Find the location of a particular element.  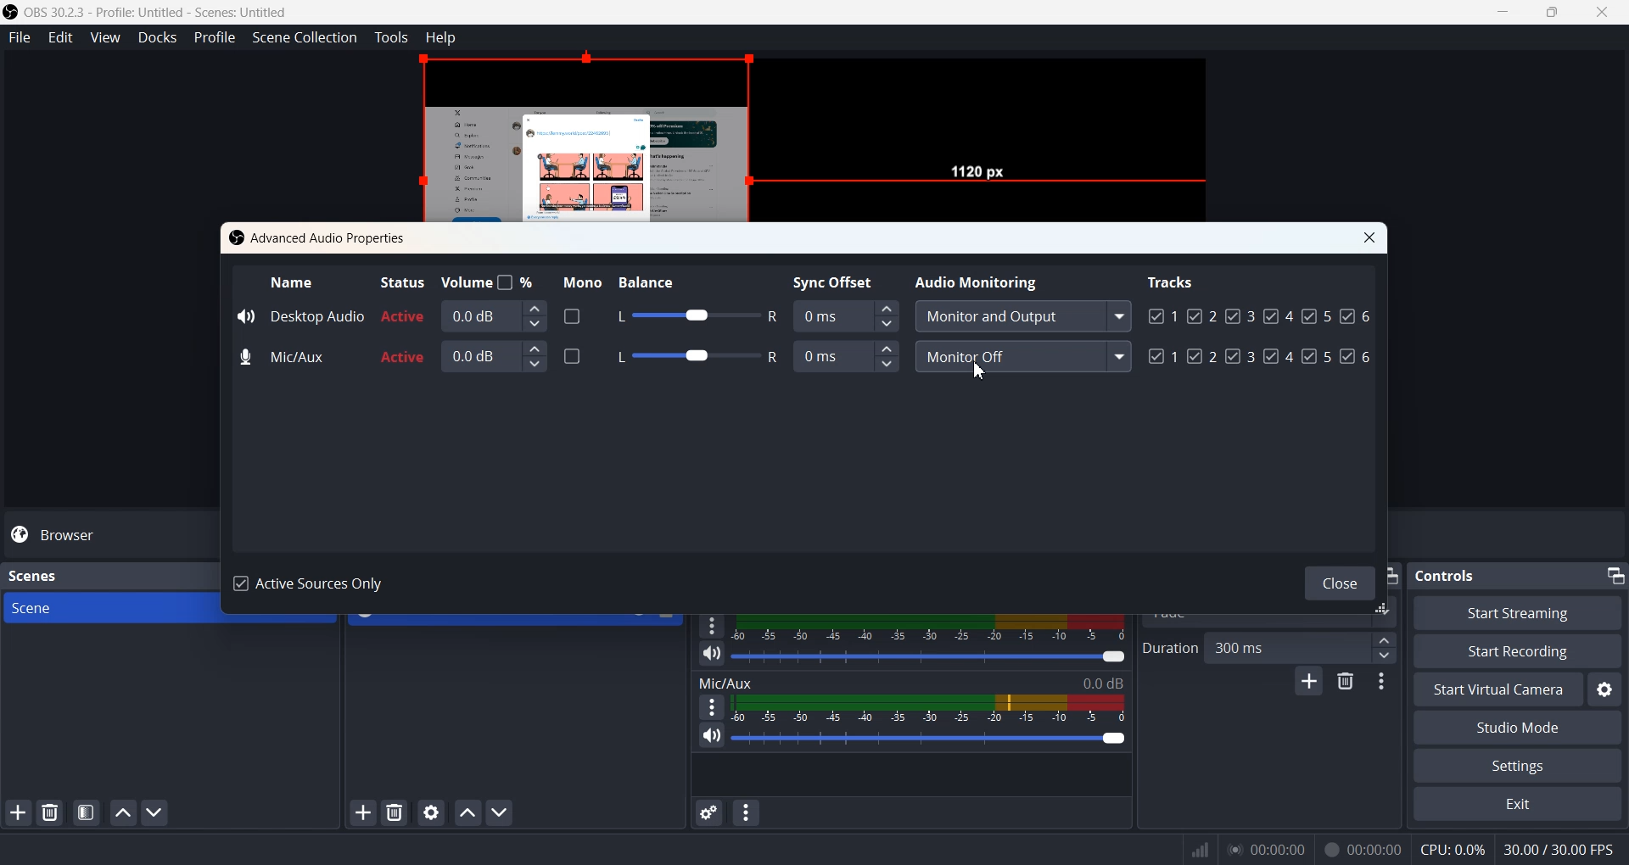

Move sources up is located at coordinates (467, 812).